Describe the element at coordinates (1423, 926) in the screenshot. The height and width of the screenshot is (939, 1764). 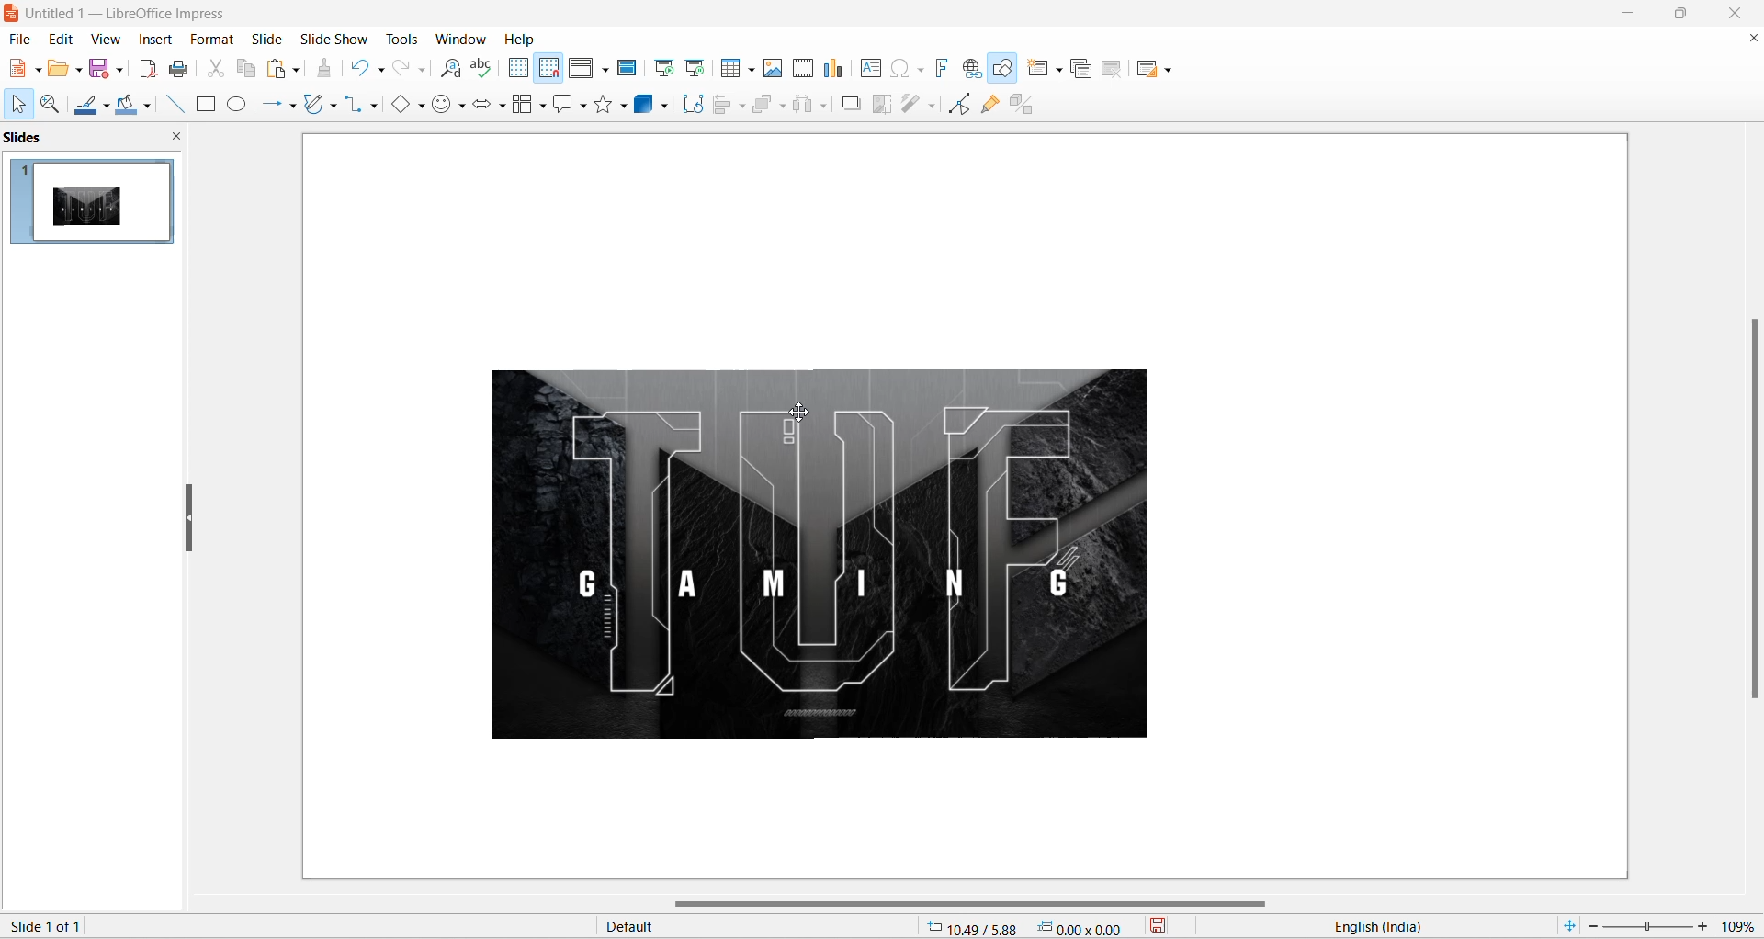
I see `text language` at that location.